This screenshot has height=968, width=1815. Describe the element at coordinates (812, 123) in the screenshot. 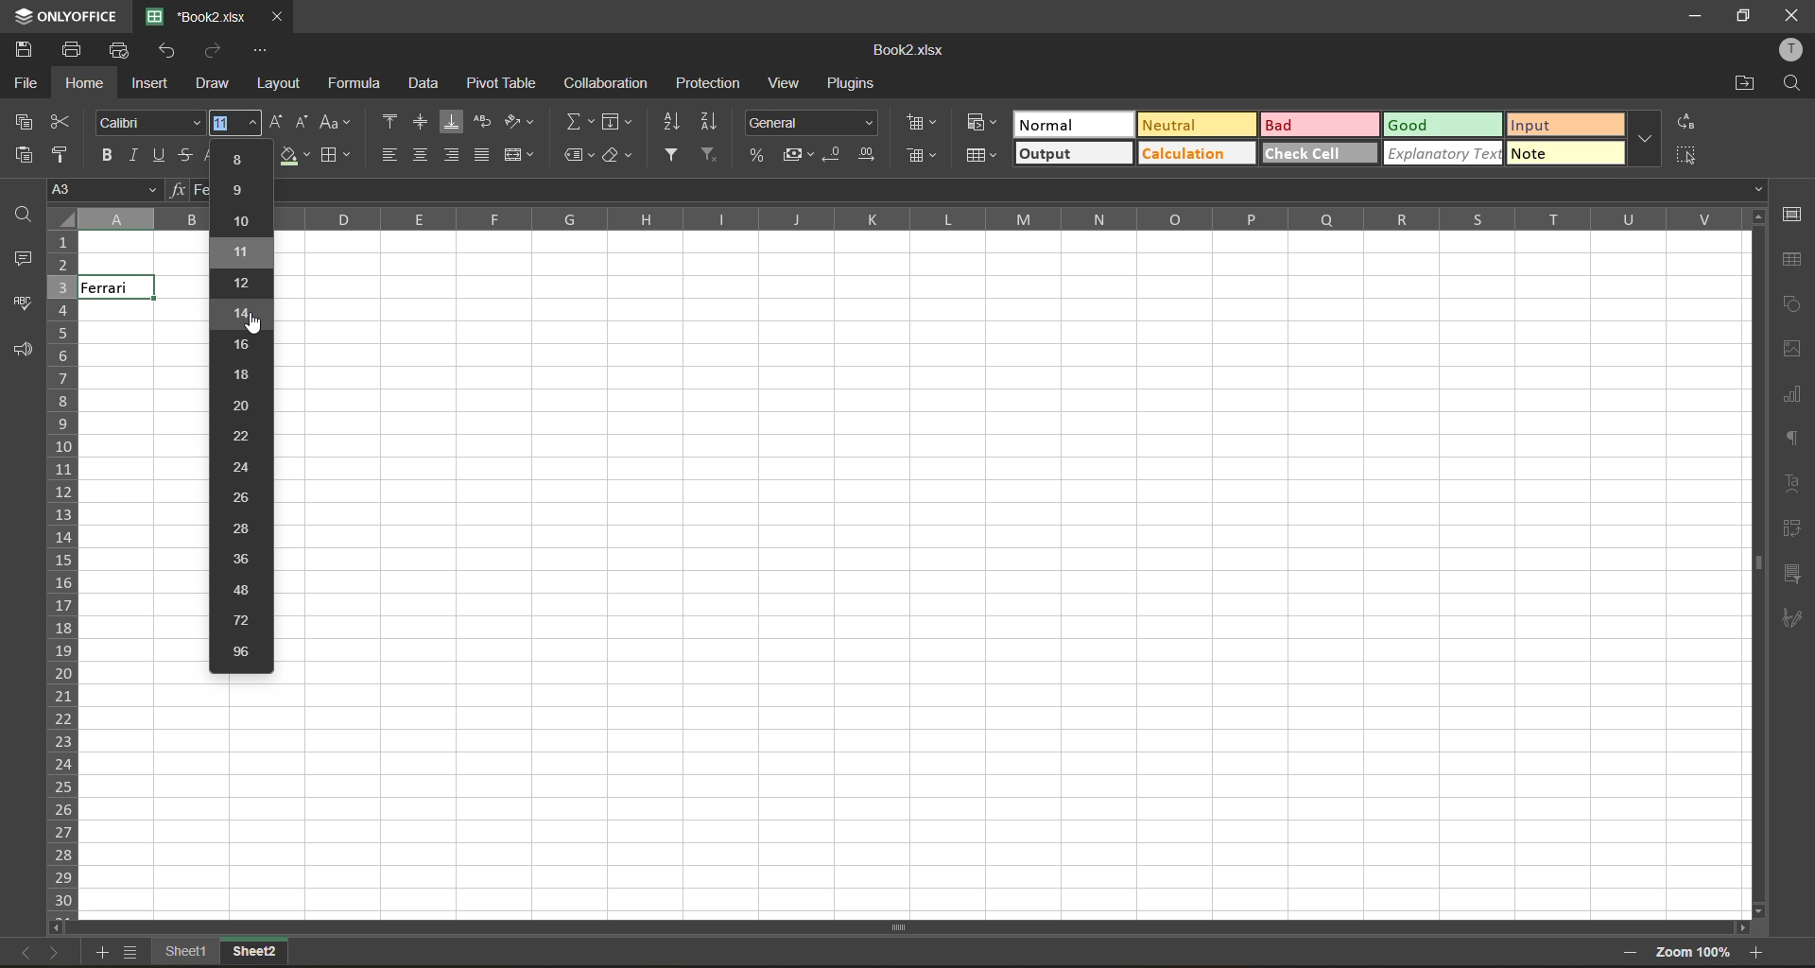

I see `number format` at that location.